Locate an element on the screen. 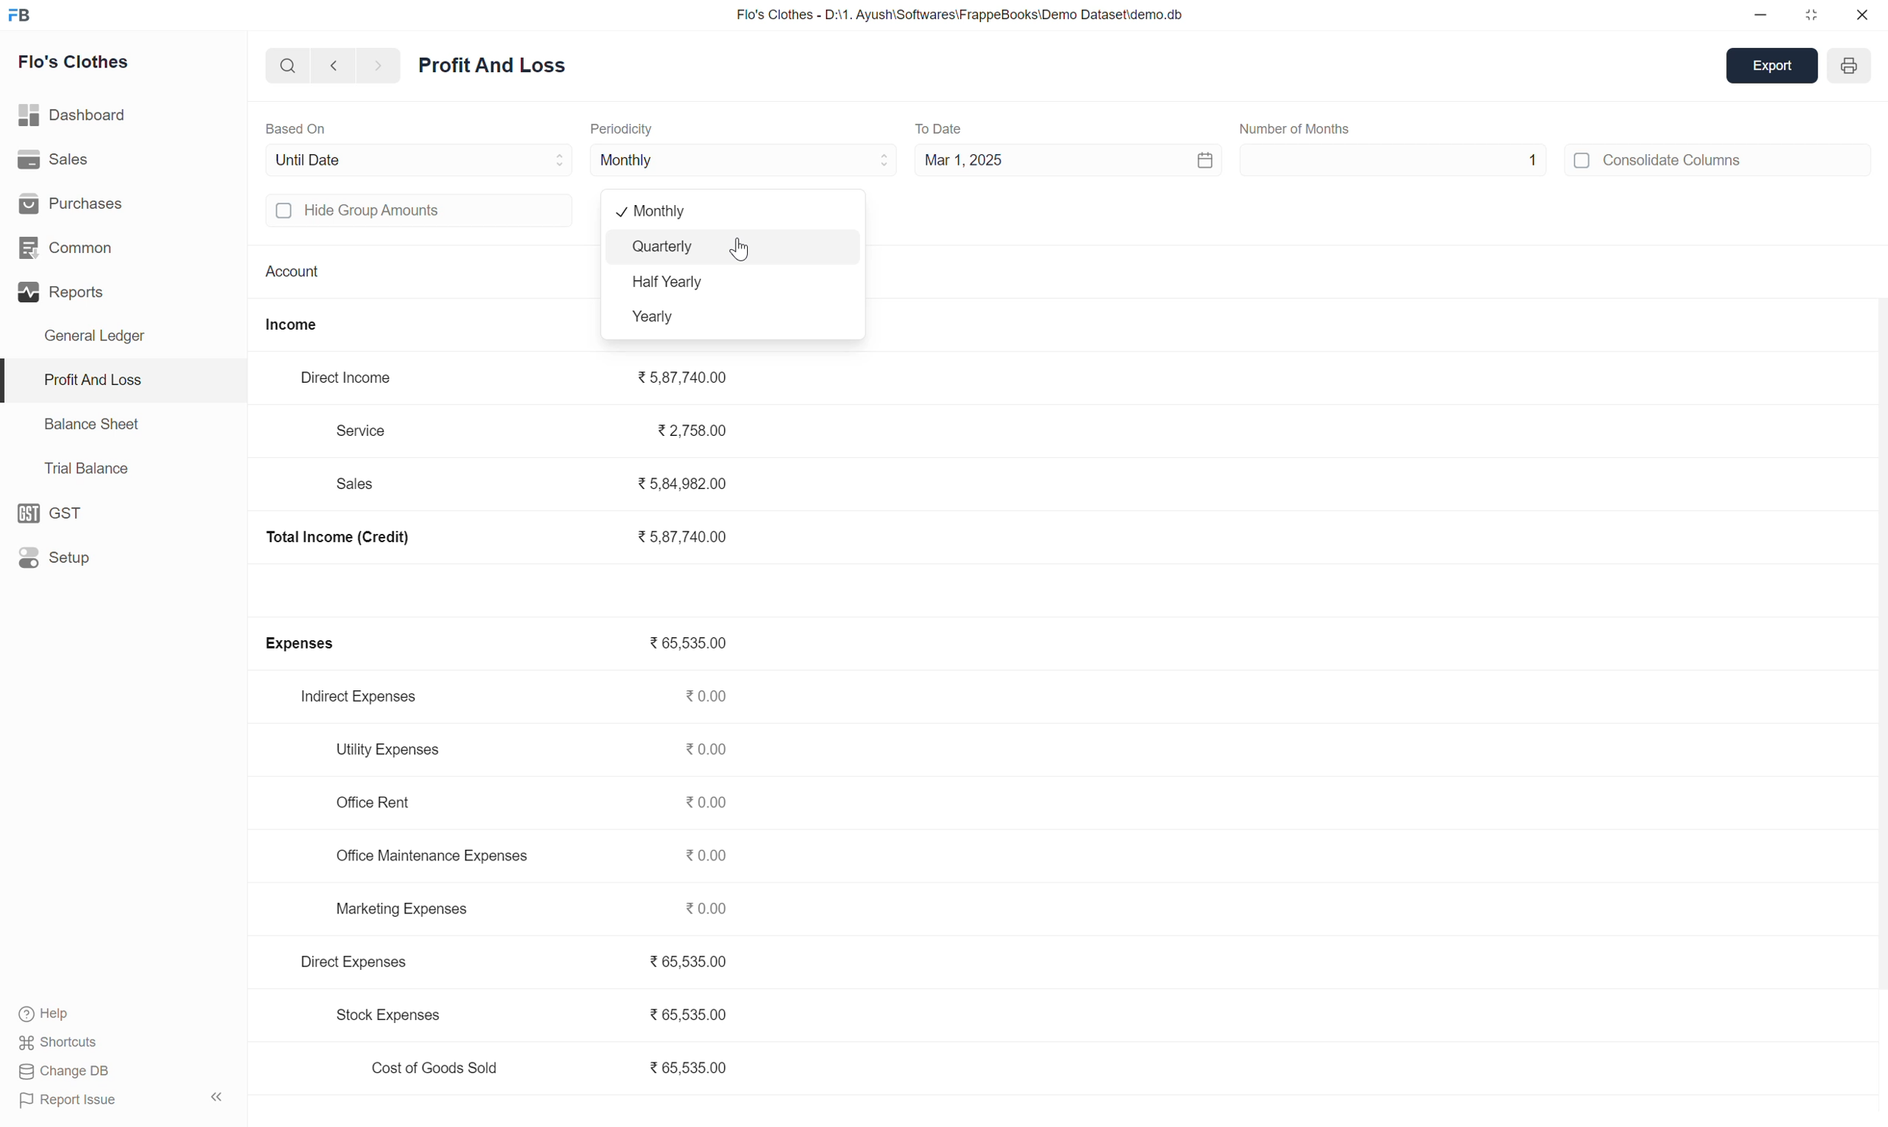 The image size is (1888, 1127). Income is located at coordinates (304, 321).